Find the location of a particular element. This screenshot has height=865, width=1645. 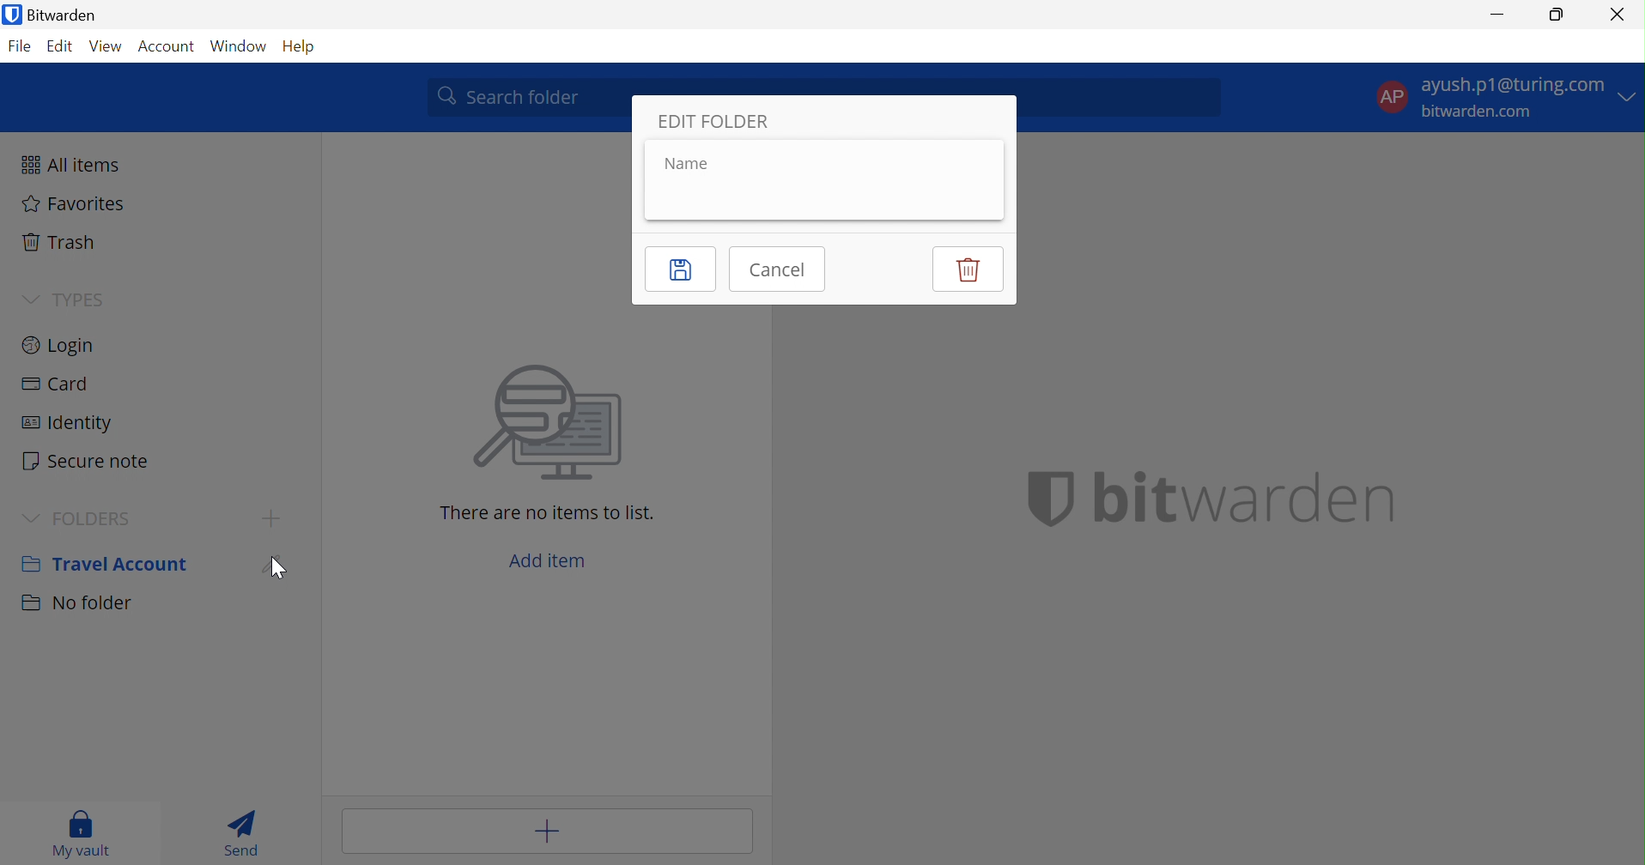

No folder is located at coordinates (76, 607).